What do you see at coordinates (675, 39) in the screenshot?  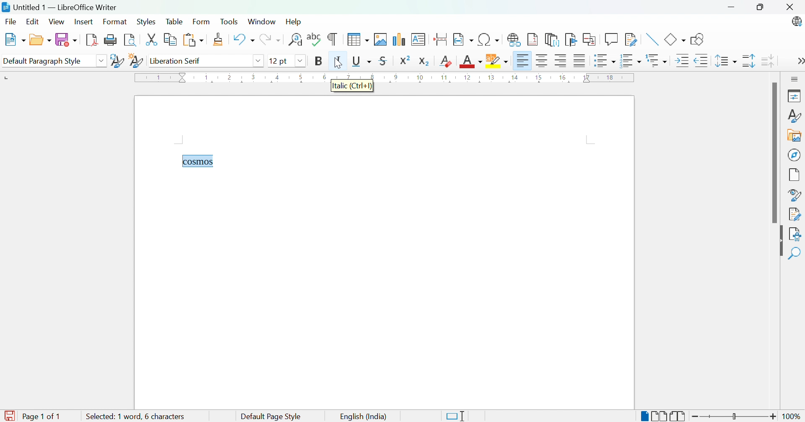 I see `Basic shapes` at bounding box center [675, 39].